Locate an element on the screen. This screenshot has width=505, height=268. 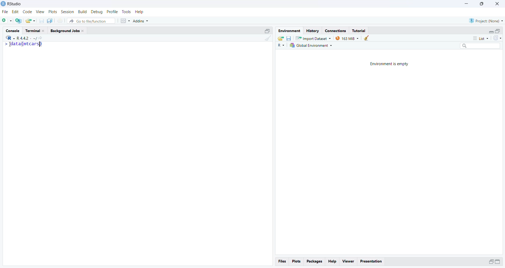
Go to file/function is located at coordinates (91, 21).